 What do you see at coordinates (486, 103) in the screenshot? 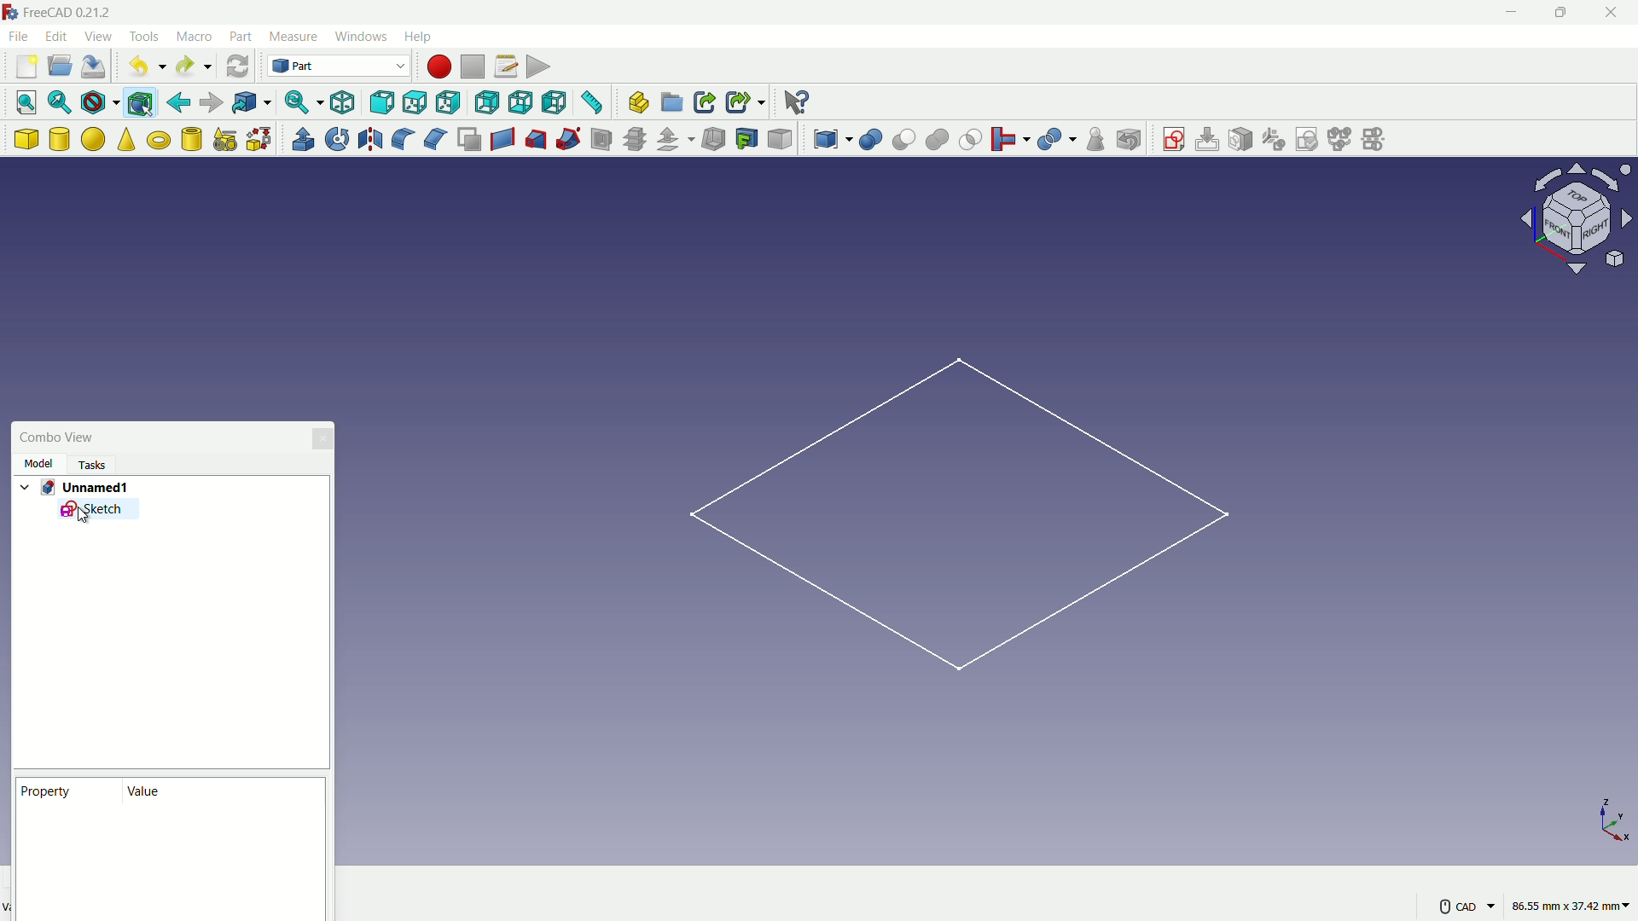
I see `back view` at bounding box center [486, 103].